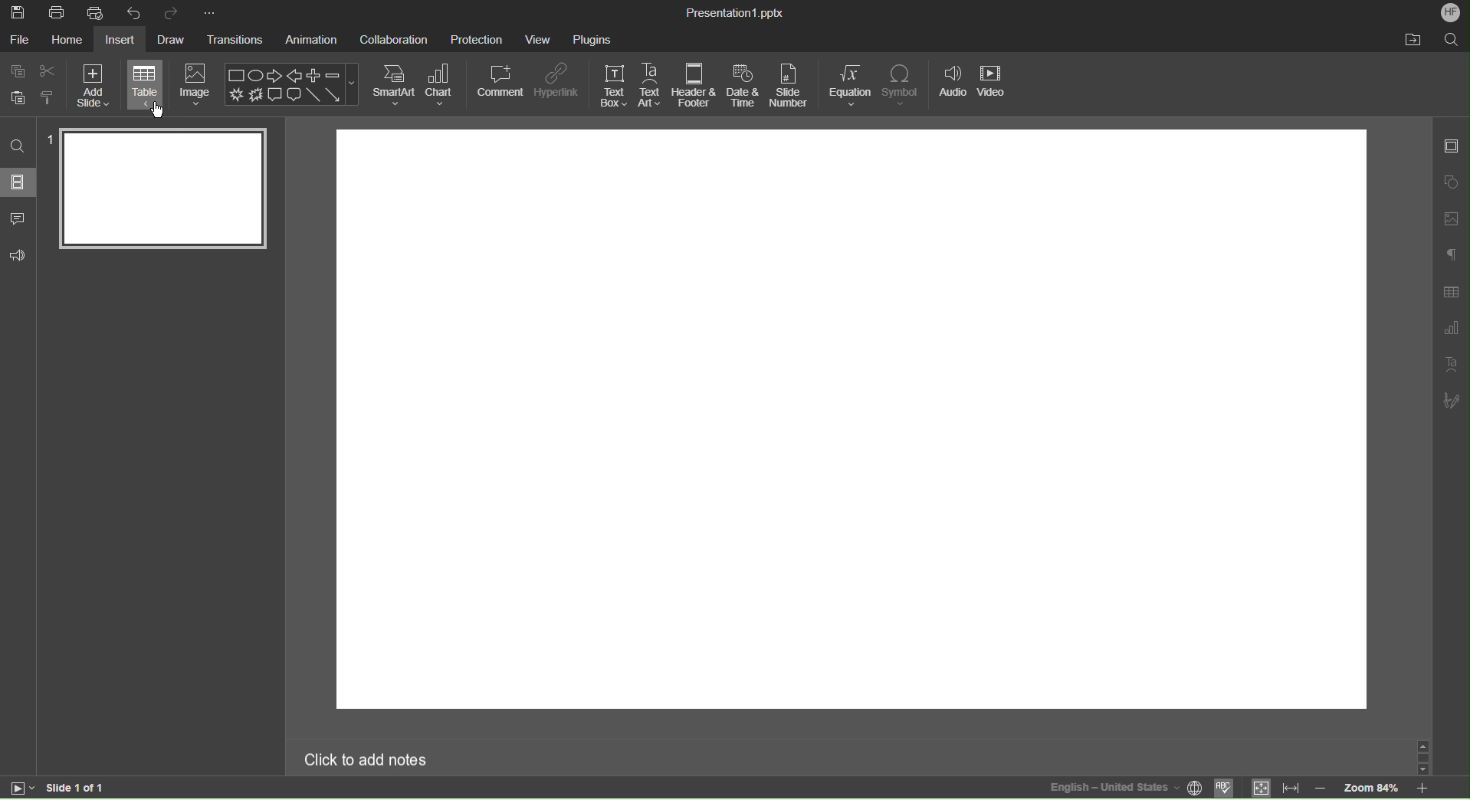 This screenshot has height=800, width=1470. What do you see at coordinates (1260, 789) in the screenshot?
I see `fit to slide` at bounding box center [1260, 789].